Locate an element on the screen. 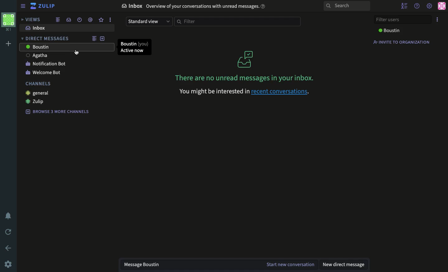 The image size is (448, 272). new dm is located at coordinates (344, 265).